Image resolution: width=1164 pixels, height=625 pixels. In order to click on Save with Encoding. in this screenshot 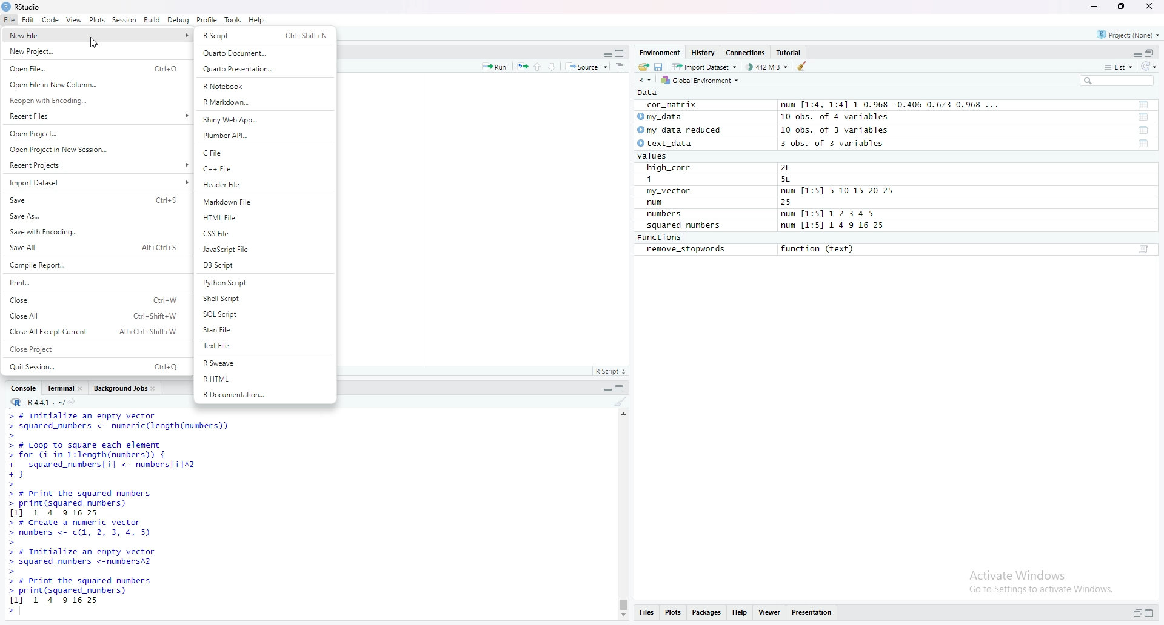, I will do `click(92, 231)`.